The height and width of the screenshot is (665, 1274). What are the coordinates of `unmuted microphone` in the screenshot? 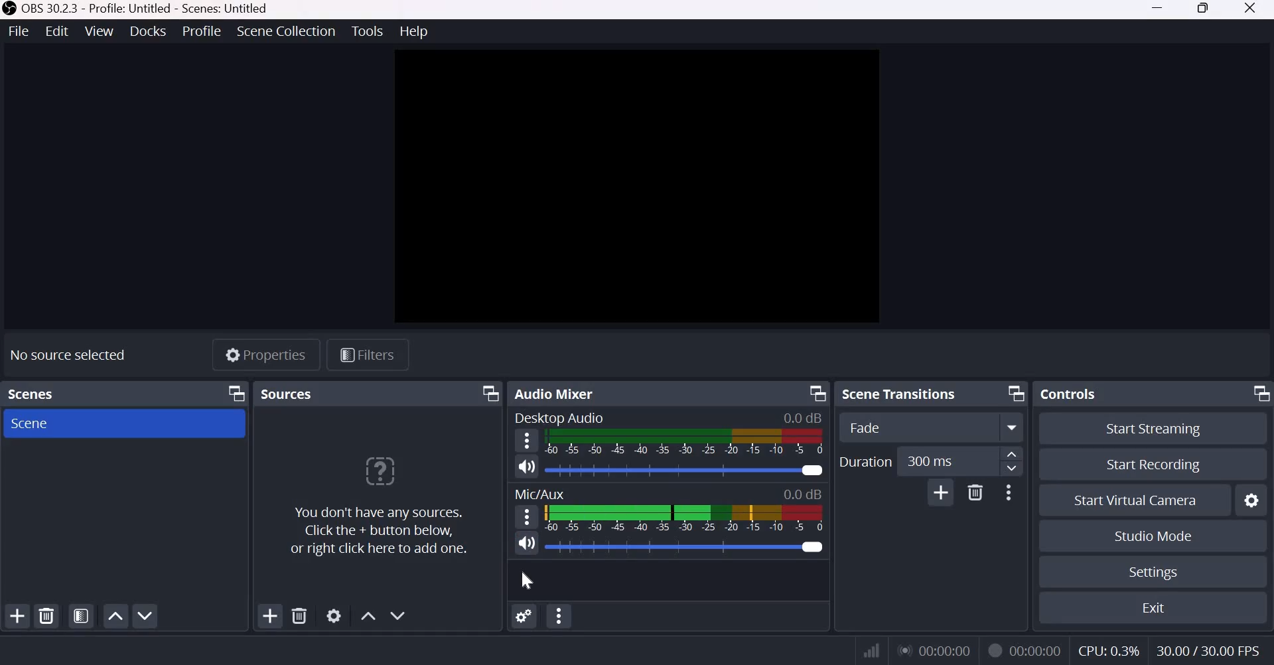 It's located at (526, 546).